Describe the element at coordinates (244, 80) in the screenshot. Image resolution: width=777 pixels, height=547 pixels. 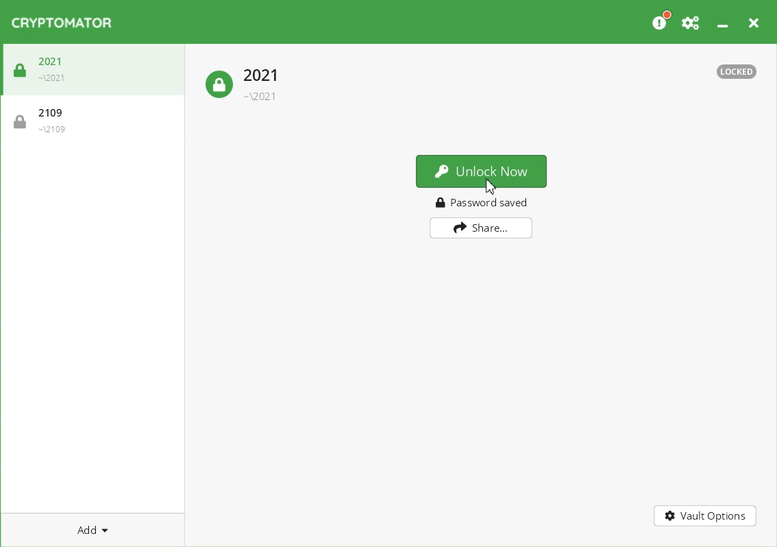
I see `Lock Vault - 2021` at that location.